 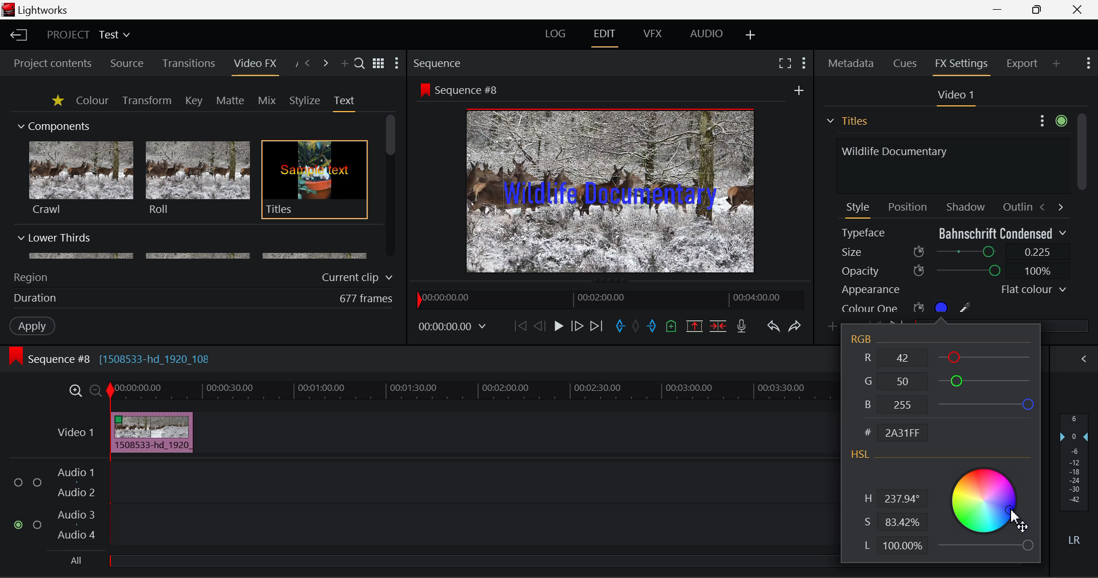 What do you see at coordinates (576, 327) in the screenshot?
I see `Go Forward` at bounding box center [576, 327].